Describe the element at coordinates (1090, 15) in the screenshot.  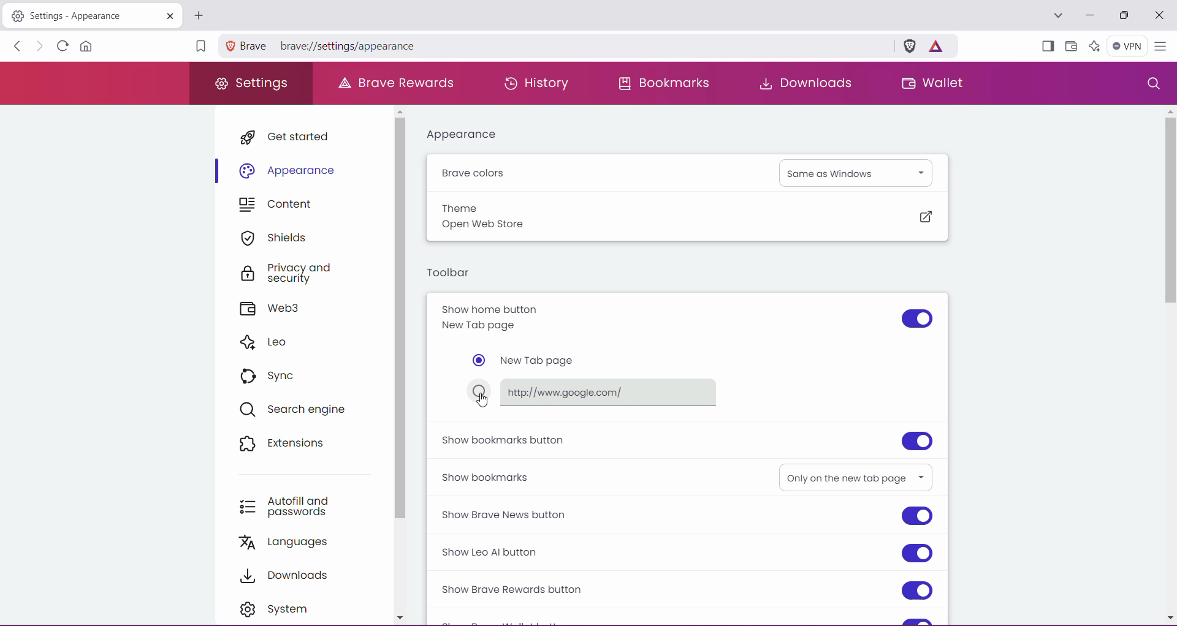
I see `Minimize` at that location.